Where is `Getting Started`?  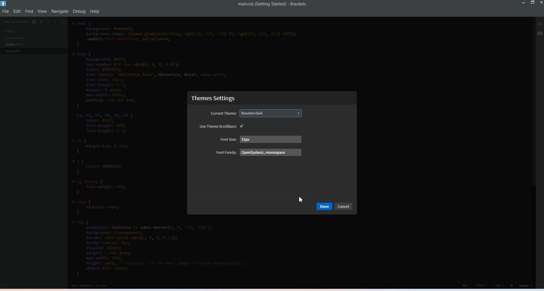
Getting Started is located at coordinates (15, 22).